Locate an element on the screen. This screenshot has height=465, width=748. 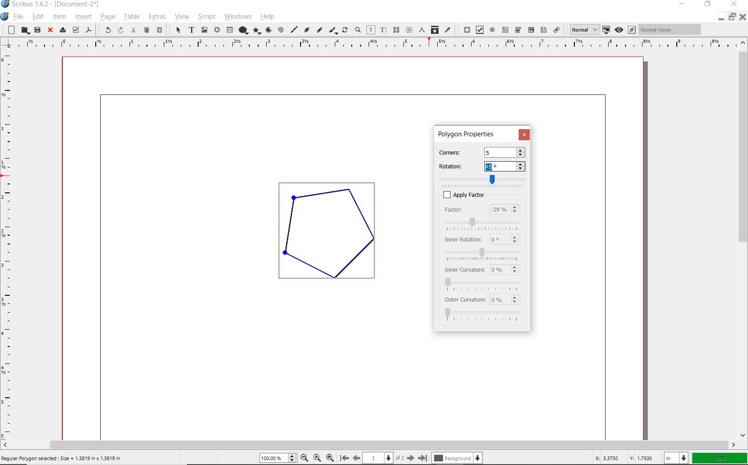
save as pdf is located at coordinates (89, 29).